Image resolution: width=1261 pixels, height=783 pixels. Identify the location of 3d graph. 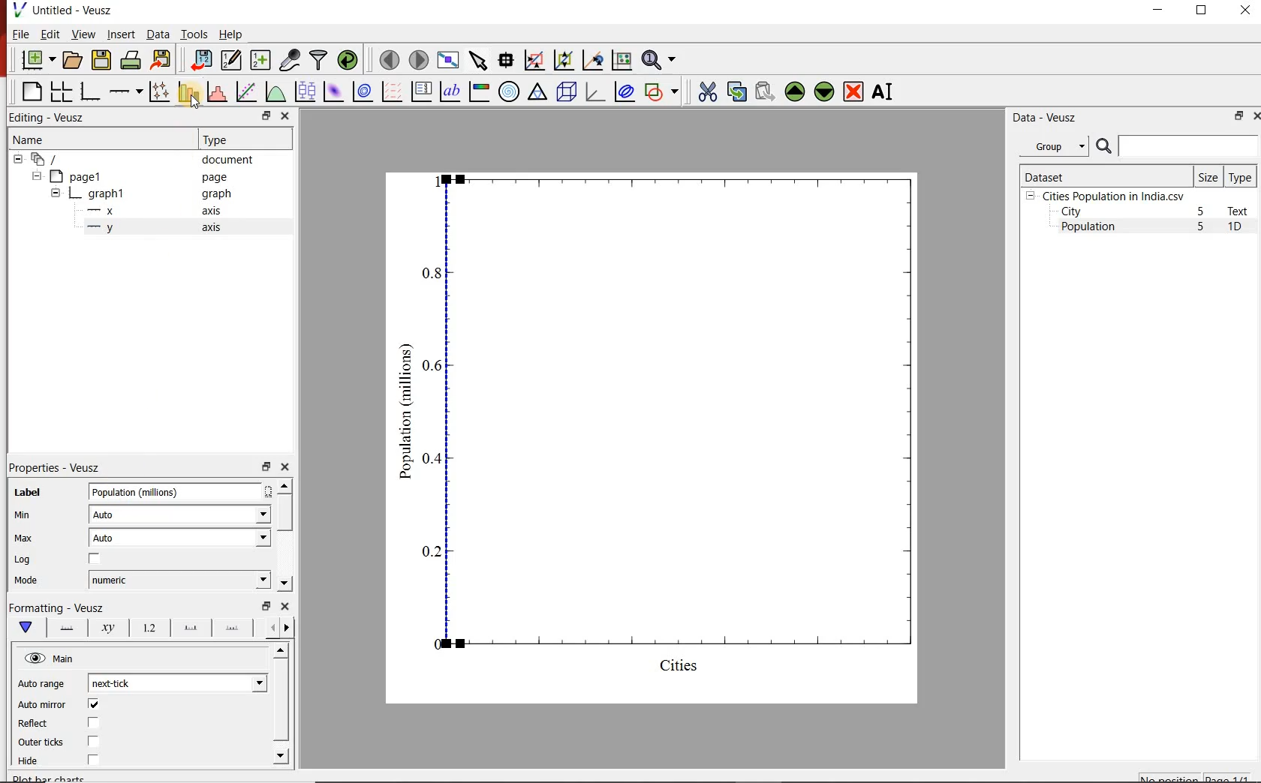
(594, 91).